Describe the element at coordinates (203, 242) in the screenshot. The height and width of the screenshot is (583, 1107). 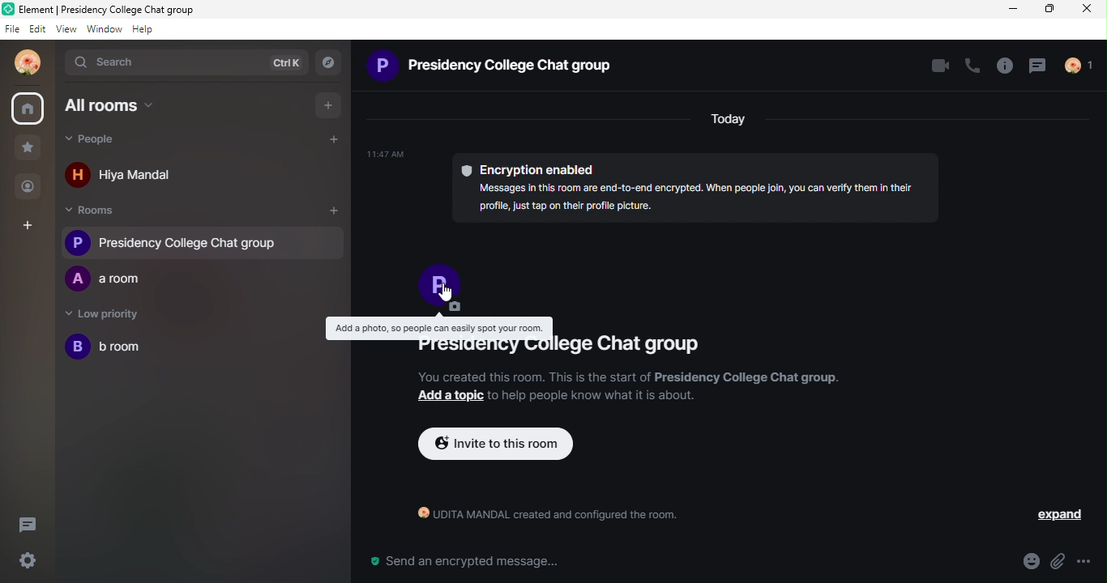
I see `presidency collage chat group` at that location.